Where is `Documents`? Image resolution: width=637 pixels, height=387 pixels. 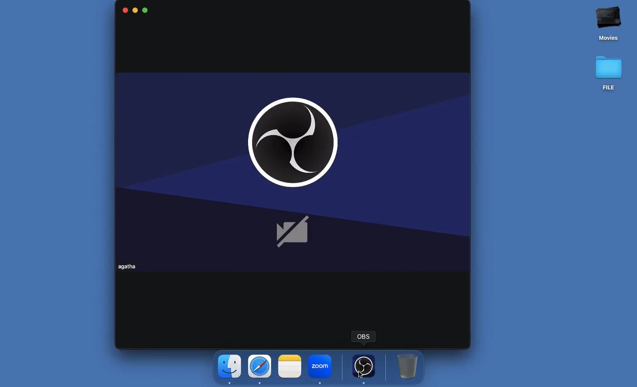 Documents is located at coordinates (610, 49).